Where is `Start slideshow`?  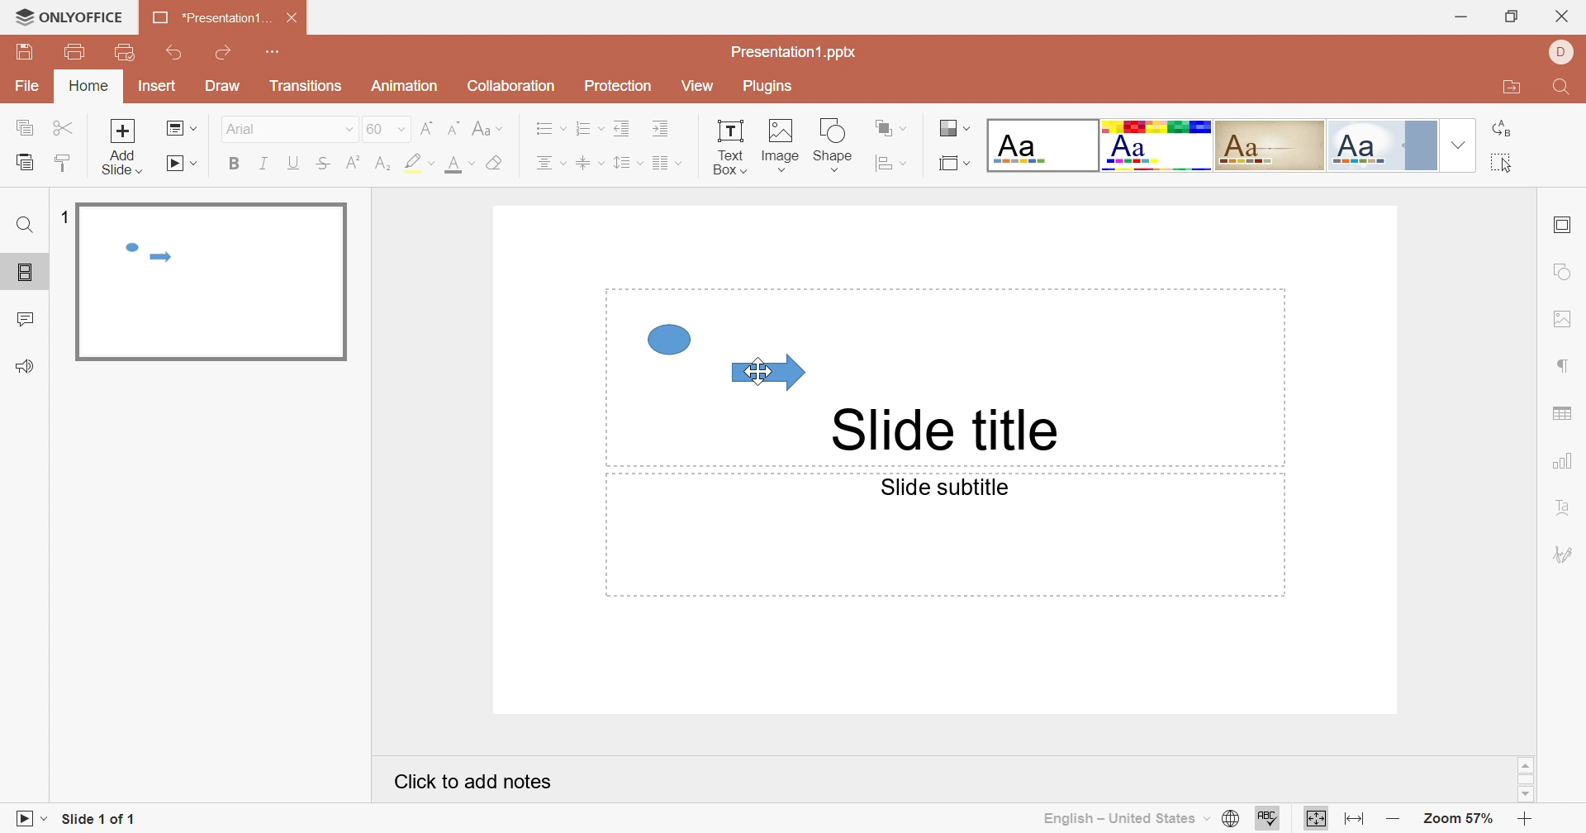 Start slideshow is located at coordinates (179, 164).